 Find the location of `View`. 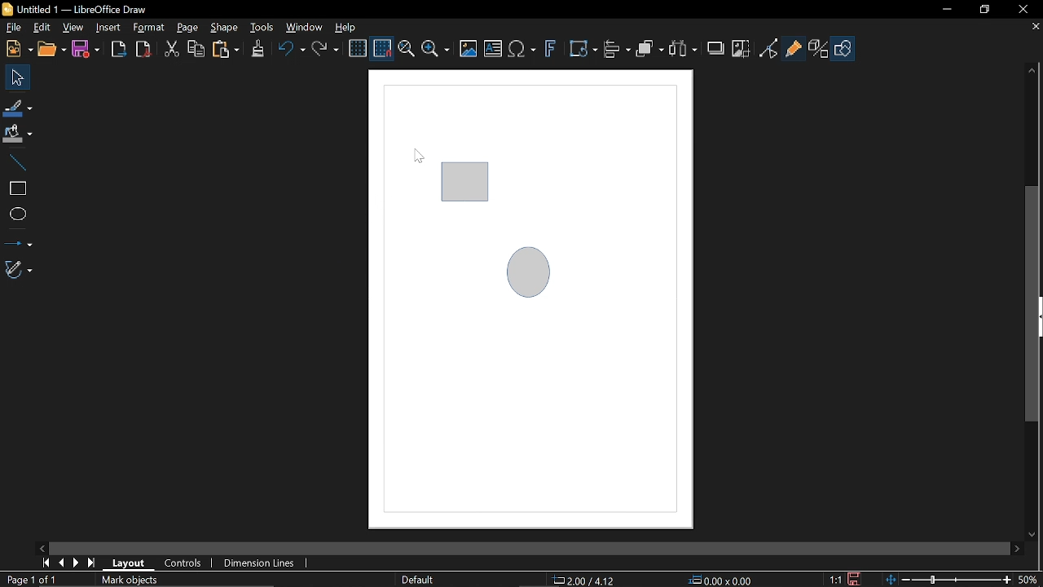

View is located at coordinates (73, 28).